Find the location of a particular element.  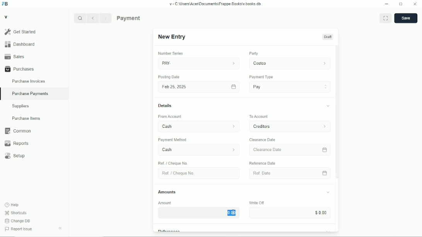

Payment Type is located at coordinates (261, 77).